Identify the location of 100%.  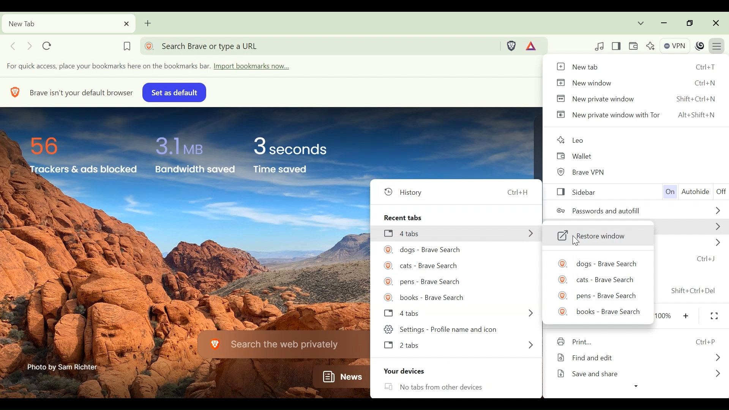
(665, 314).